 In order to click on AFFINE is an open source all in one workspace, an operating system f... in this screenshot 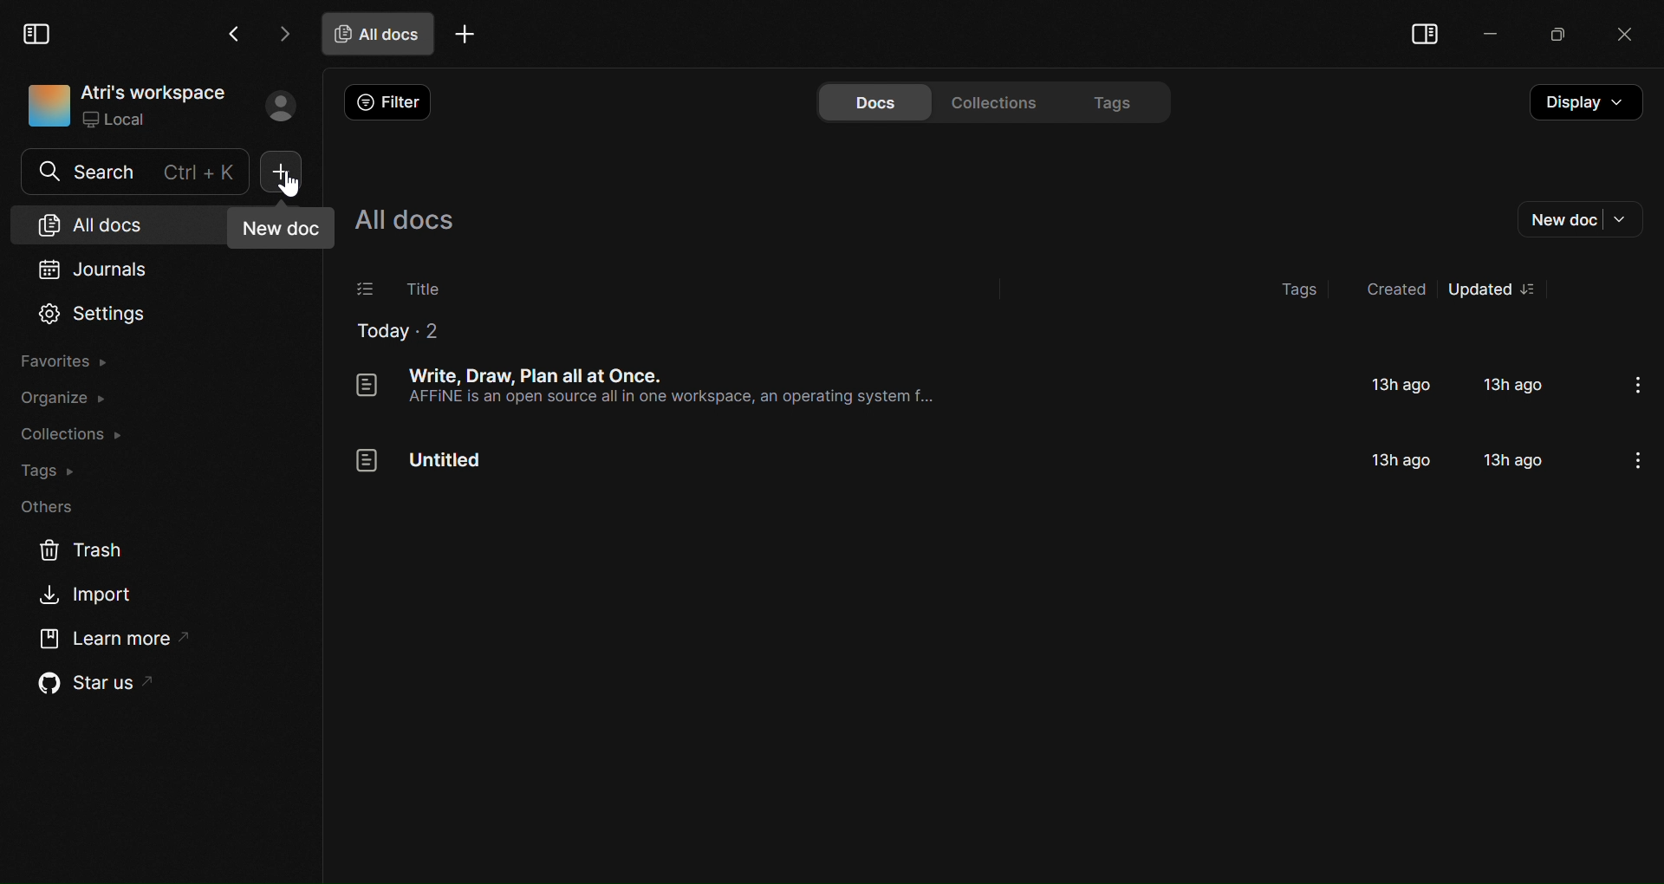, I will do `click(668, 397)`.